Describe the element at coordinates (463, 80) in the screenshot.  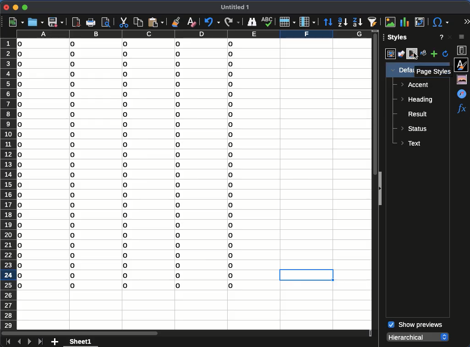
I see `gallery` at that location.